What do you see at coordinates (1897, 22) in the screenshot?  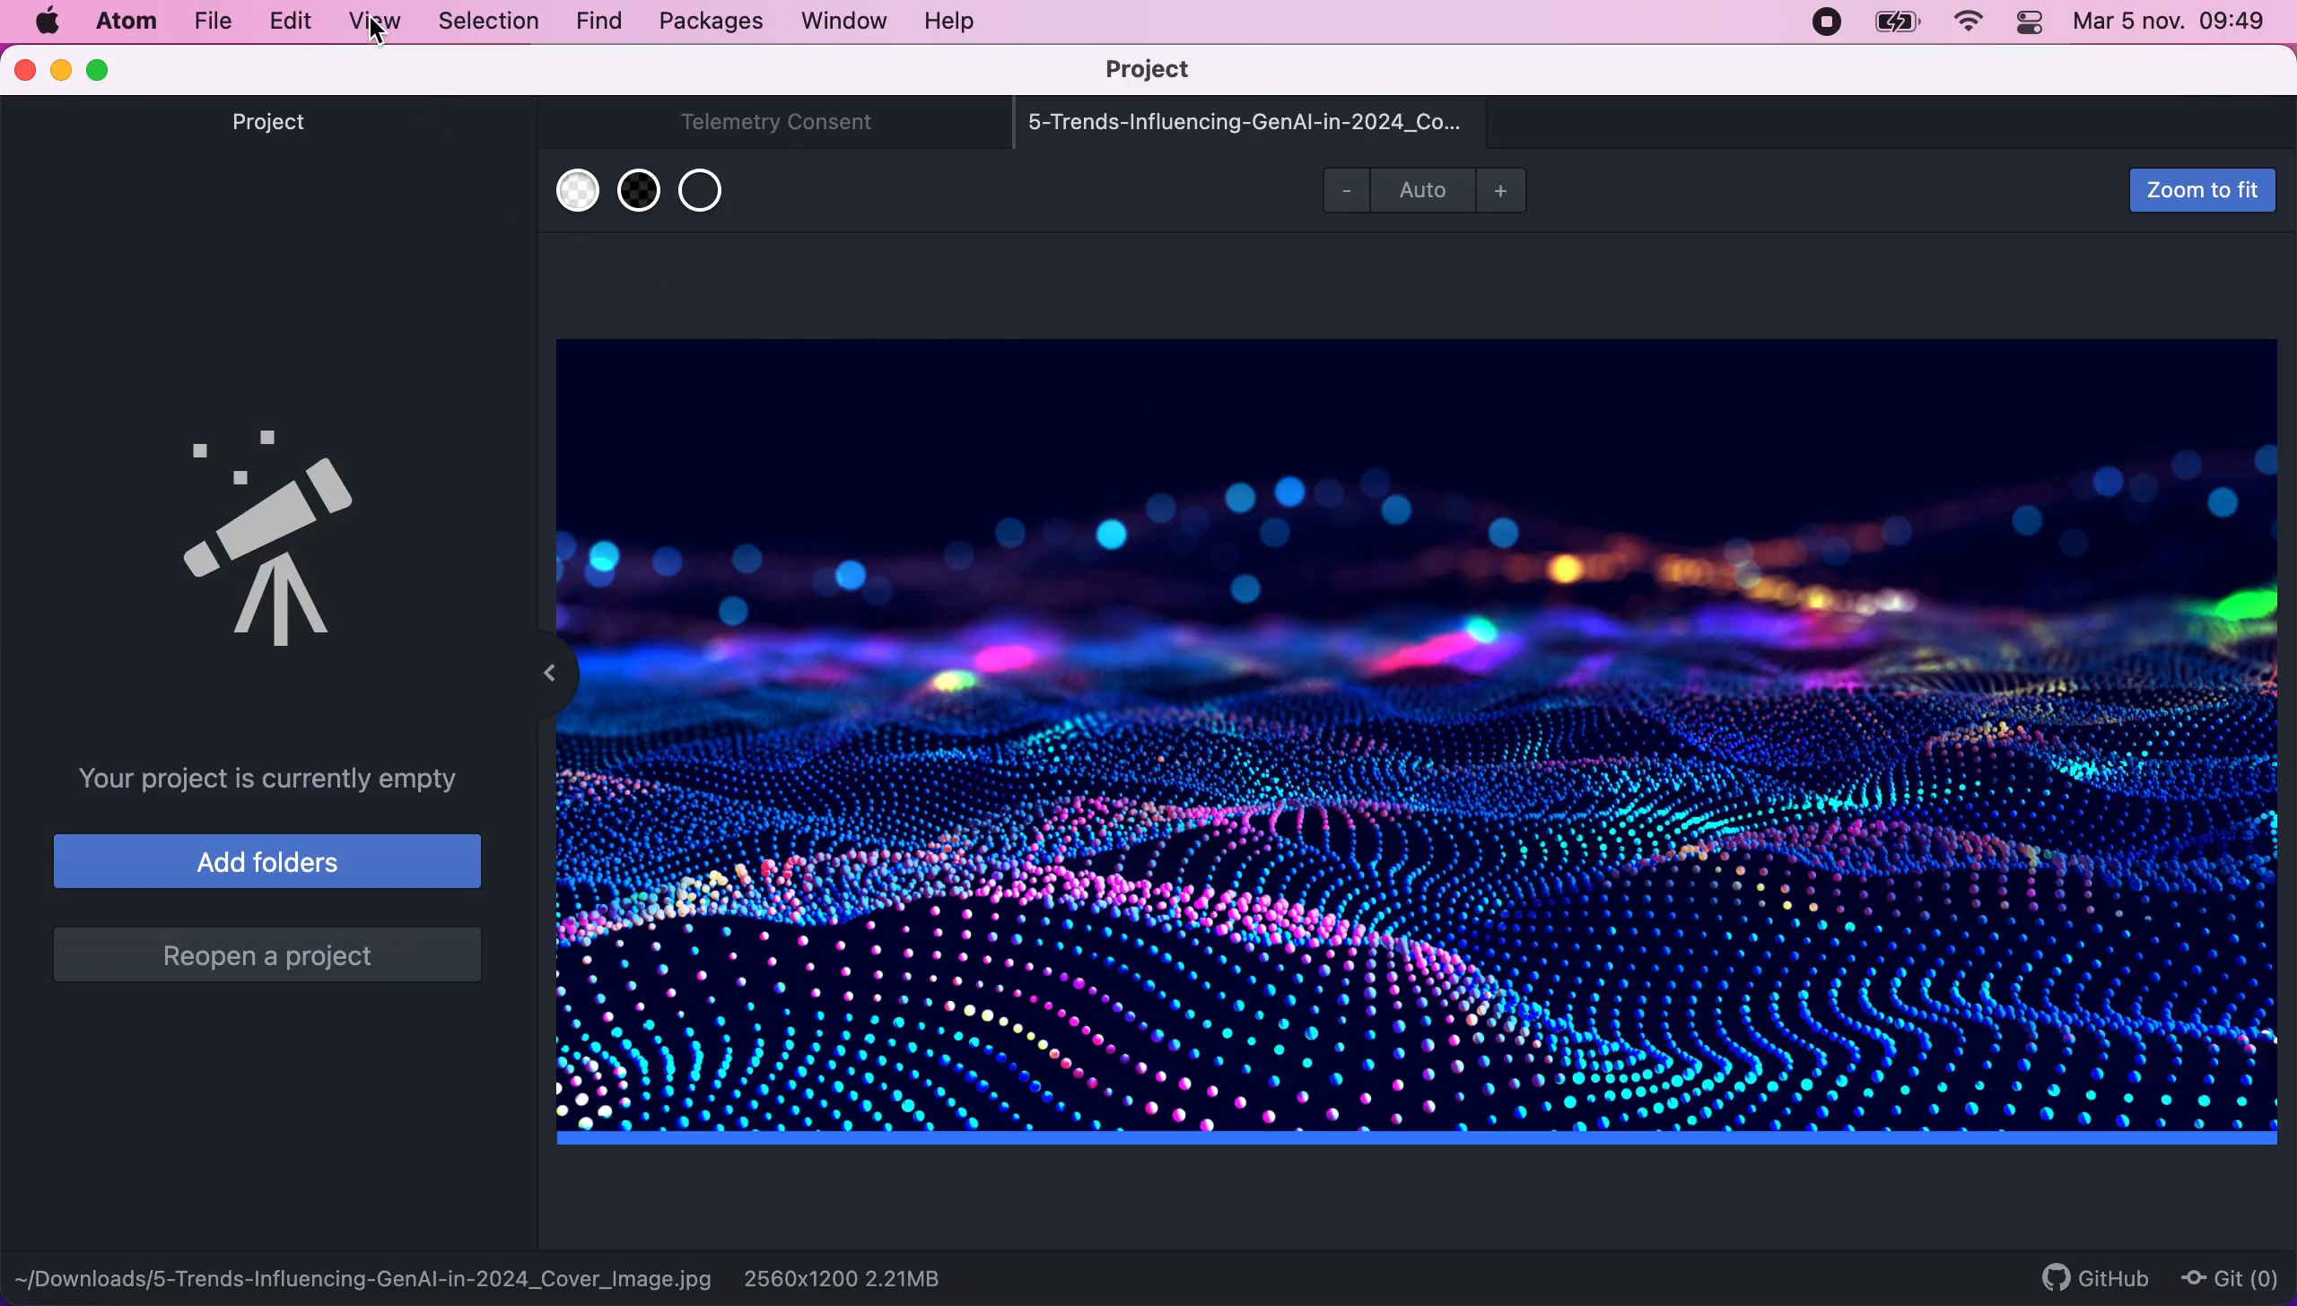 I see `battery` at bounding box center [1897, 22].